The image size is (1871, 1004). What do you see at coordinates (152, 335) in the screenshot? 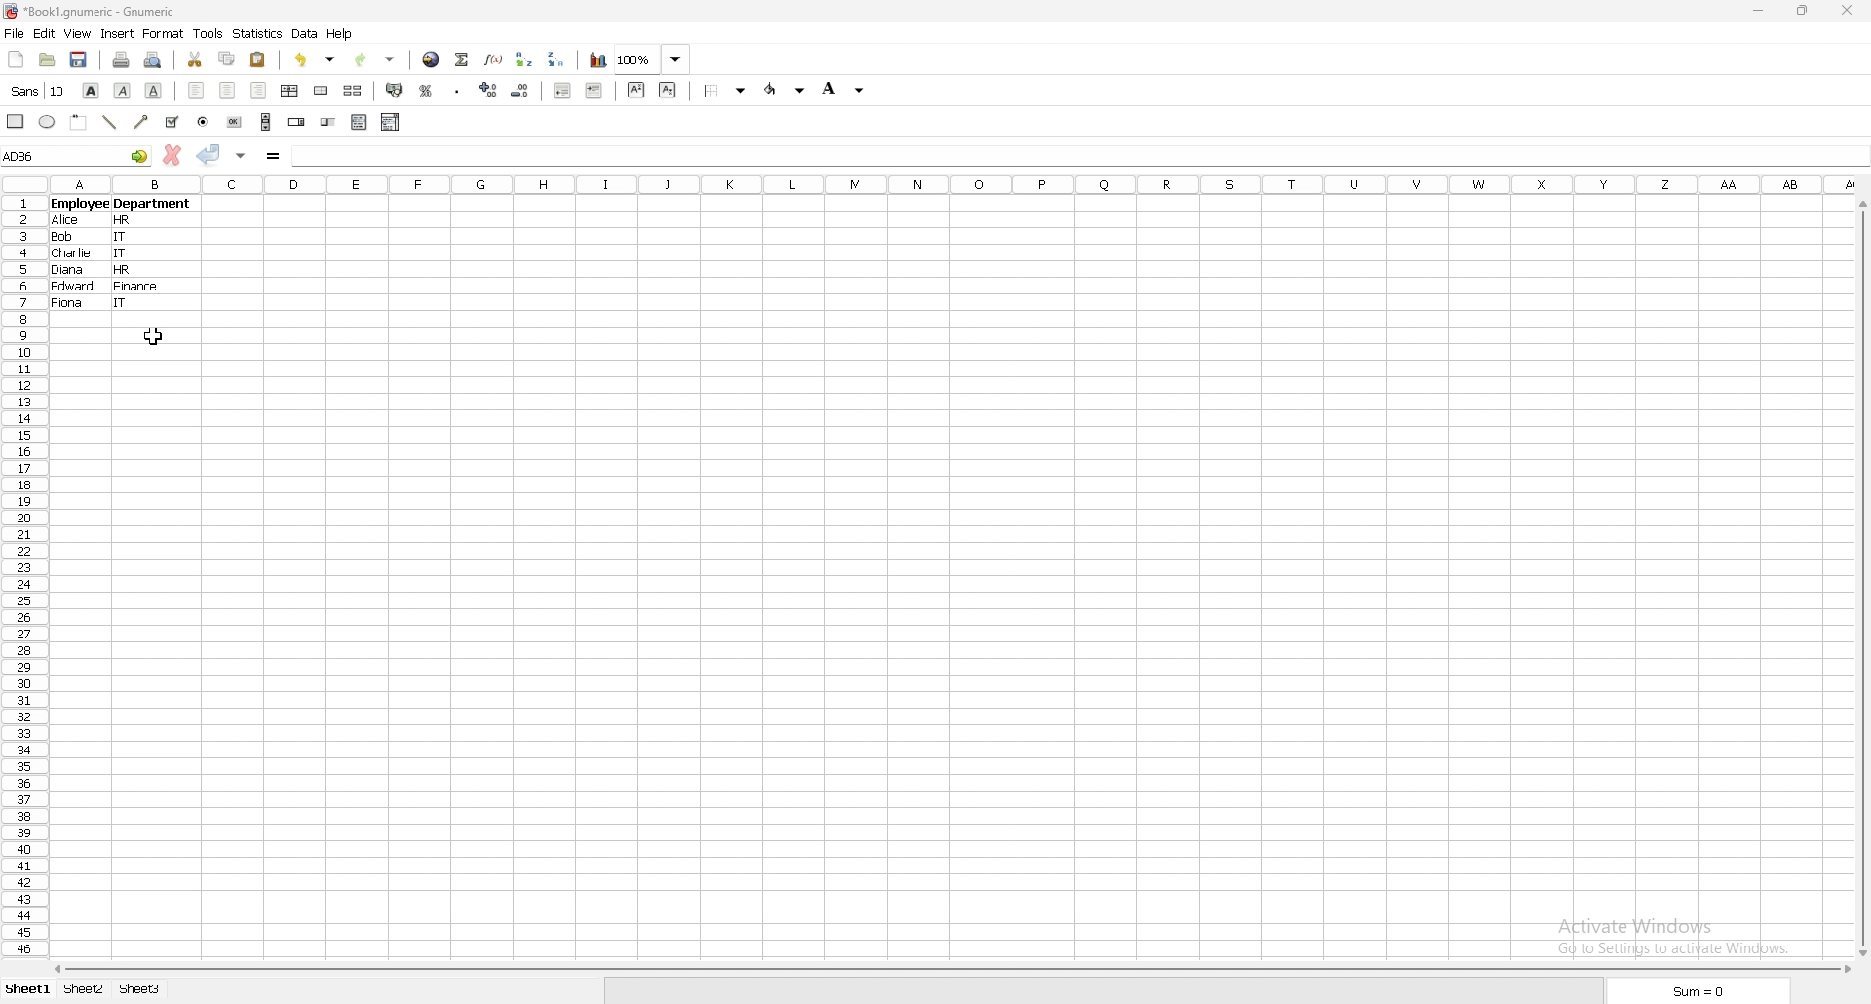
I see `cursor` at bounding box center [152, 335].